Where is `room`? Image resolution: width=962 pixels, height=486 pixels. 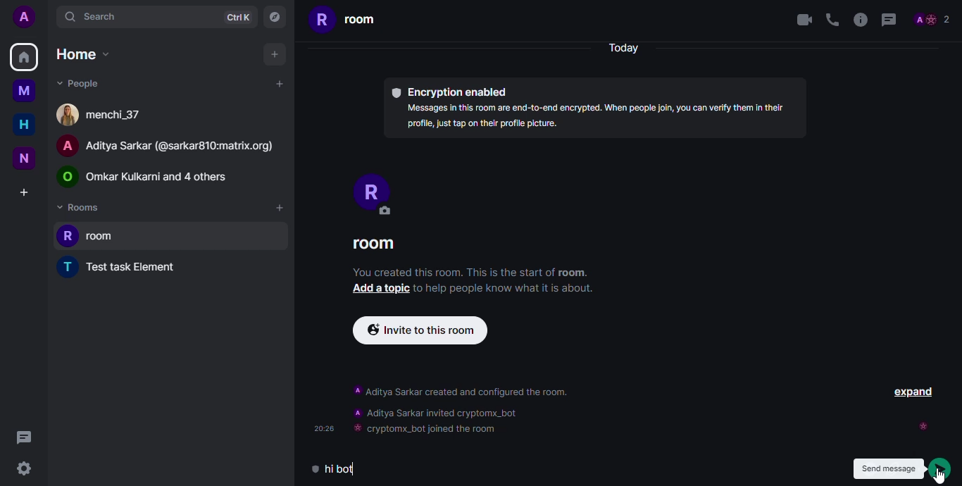 room is located at coordinates (355, 21).